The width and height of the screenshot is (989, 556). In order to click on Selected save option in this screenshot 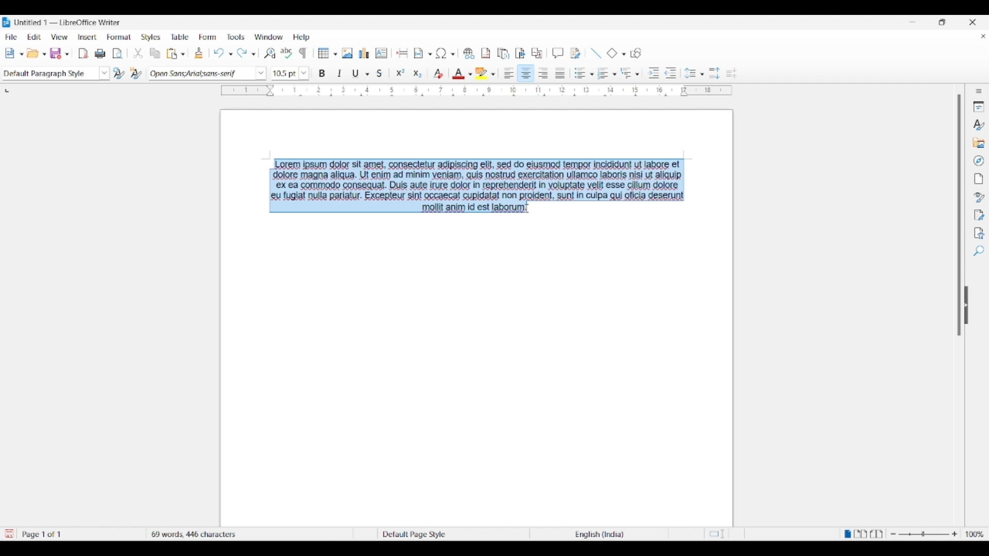, I will do `click(58, 53)`.